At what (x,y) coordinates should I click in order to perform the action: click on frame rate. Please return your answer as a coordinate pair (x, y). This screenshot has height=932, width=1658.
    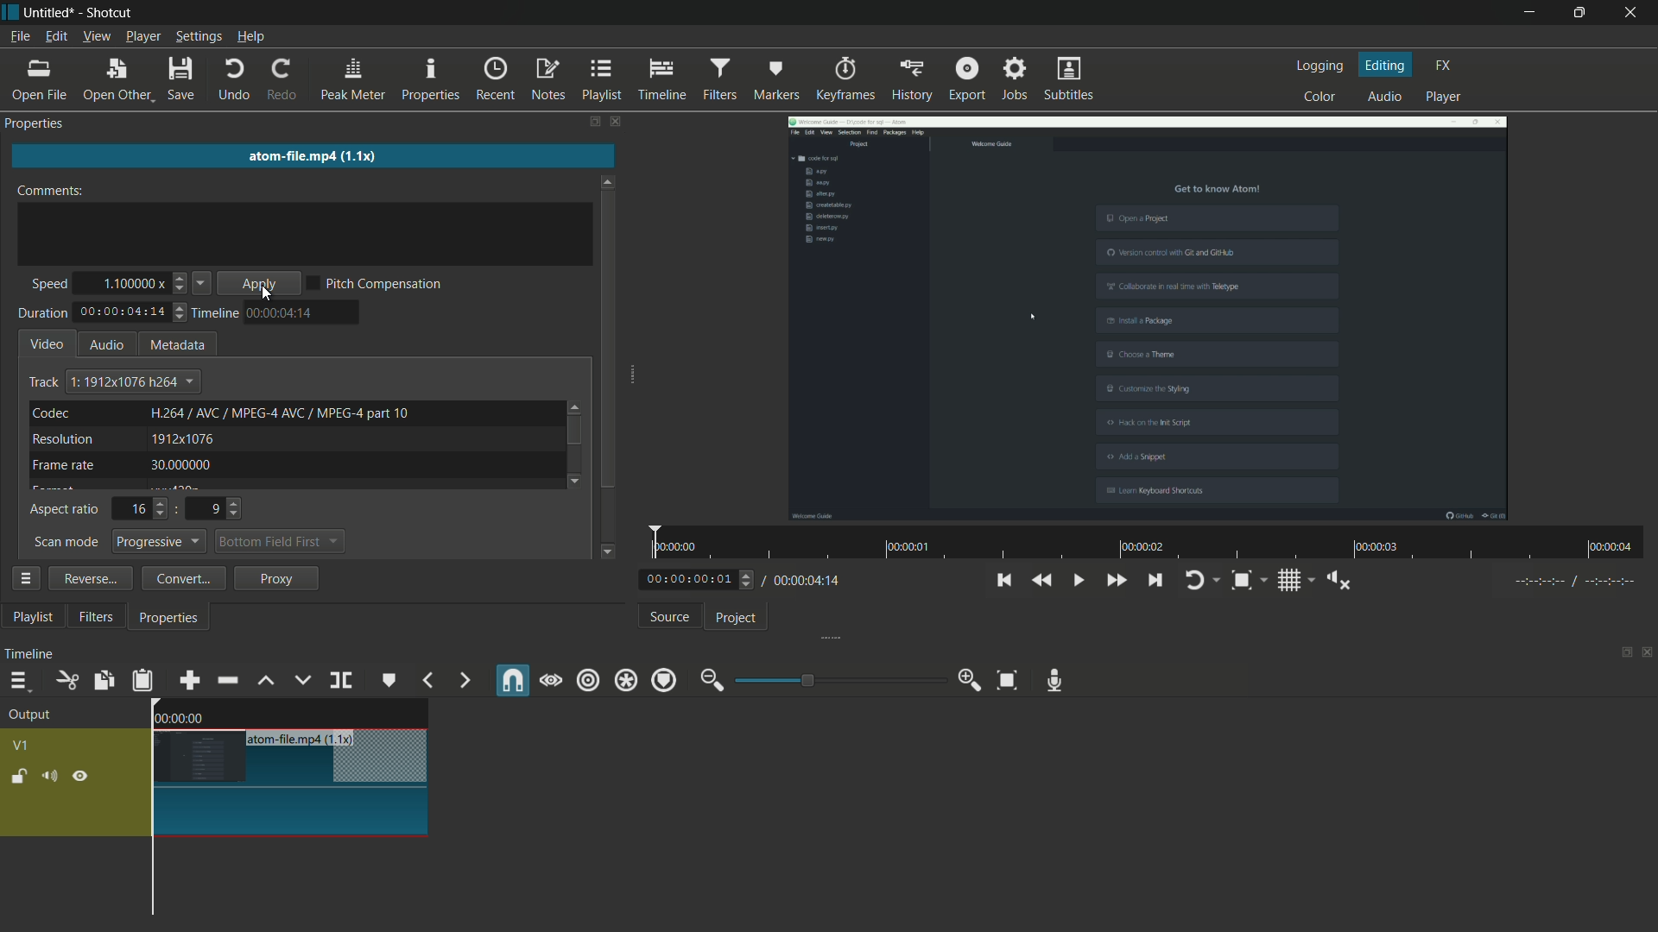
    Looking at the image, I should click on (65, 465).